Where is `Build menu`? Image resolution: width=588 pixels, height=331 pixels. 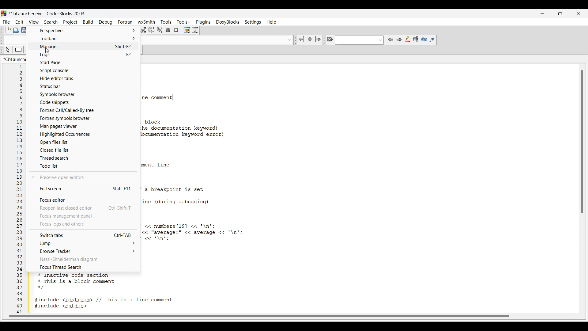
Build menu is located at coordinates (88, 22).